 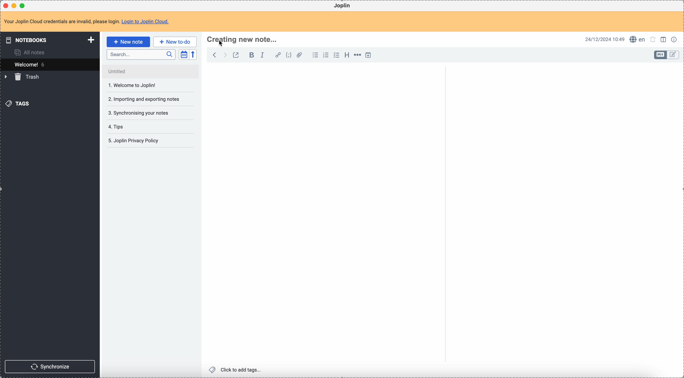 I want to click on search bar, so click(x=141, y=55).